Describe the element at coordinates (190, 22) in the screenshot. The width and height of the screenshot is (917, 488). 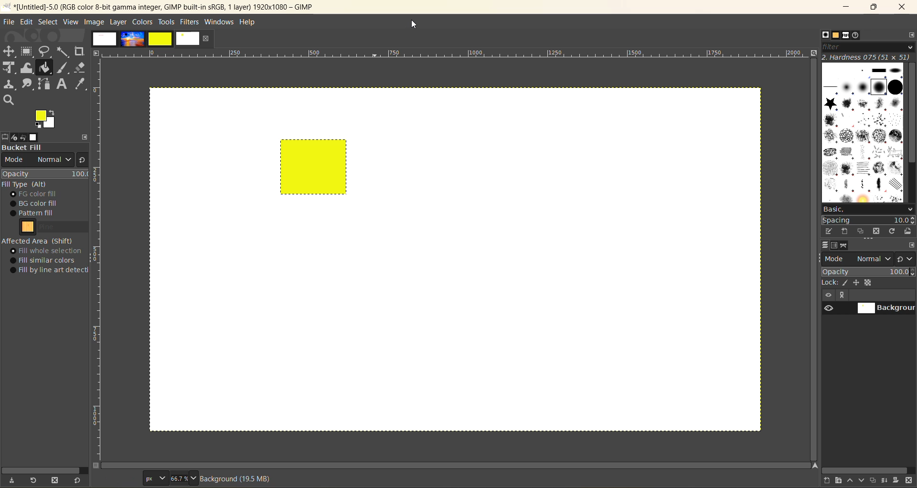
I see `filters` at that location.